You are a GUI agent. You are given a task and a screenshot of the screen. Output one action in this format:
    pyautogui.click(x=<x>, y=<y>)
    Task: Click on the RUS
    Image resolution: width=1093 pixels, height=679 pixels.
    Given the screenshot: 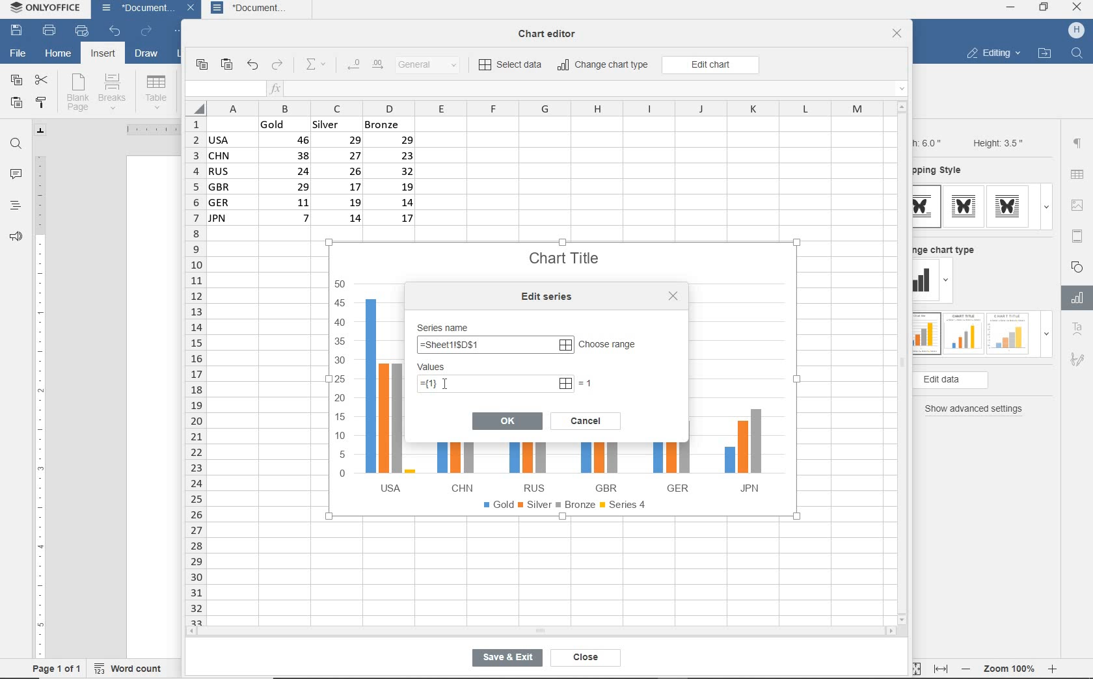 What is the action you would take?
    pyautogui.click(x=530, y=467)
    